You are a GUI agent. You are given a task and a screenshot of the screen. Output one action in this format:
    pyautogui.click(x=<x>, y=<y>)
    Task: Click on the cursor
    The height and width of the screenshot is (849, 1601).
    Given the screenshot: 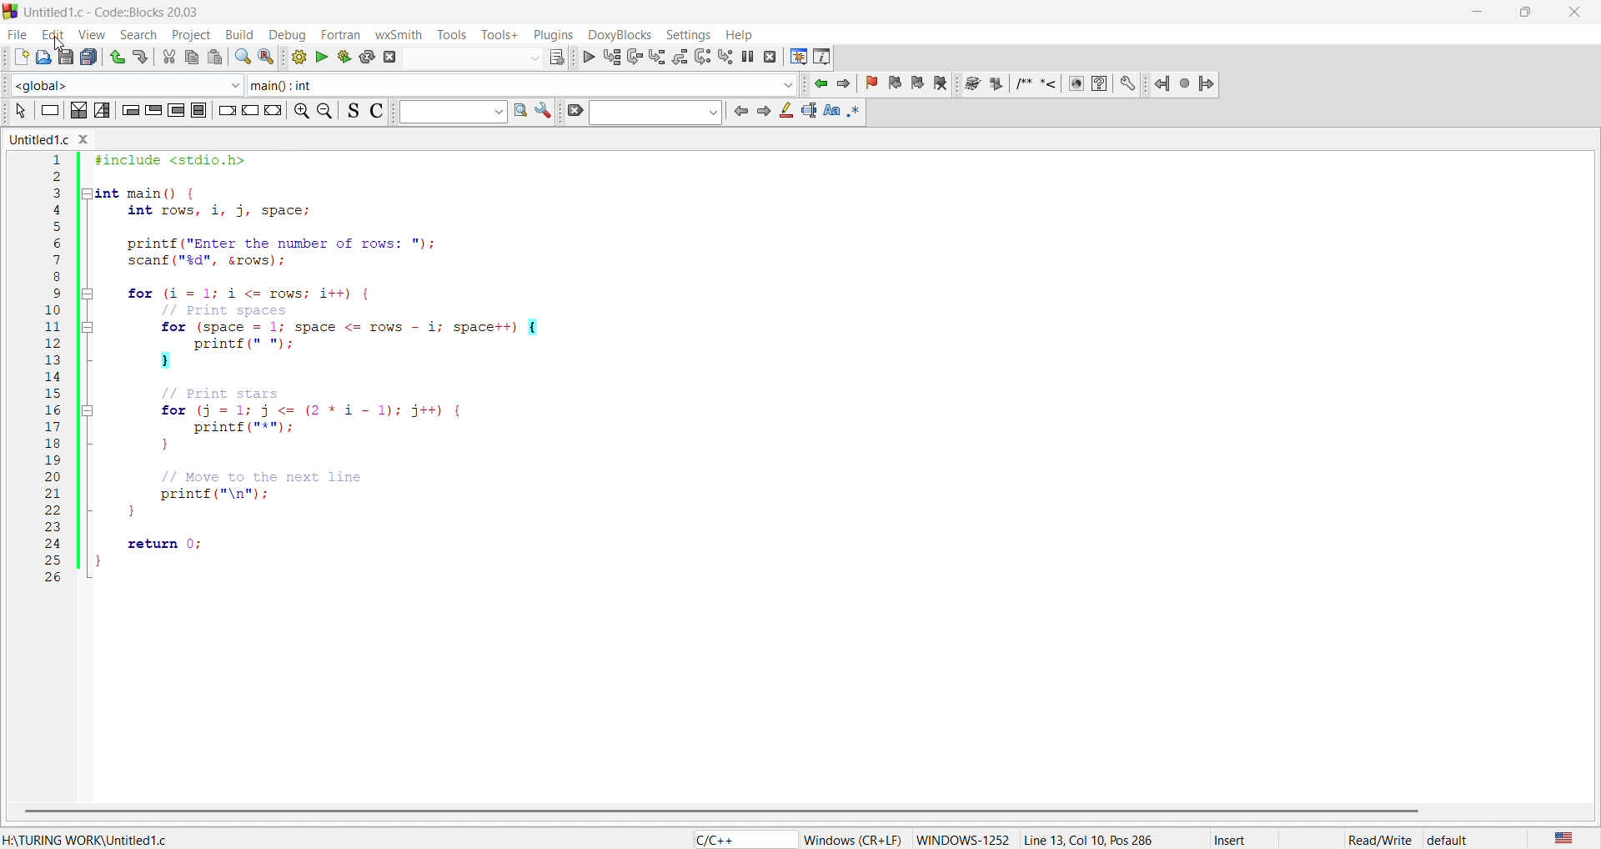 What is the action you would take?
    pyautogui.click(x=61, y=44)
    